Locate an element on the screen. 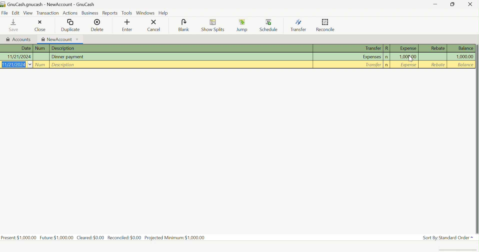 The image size is (479, 252). Transfer is located at coordinates (298, 25).